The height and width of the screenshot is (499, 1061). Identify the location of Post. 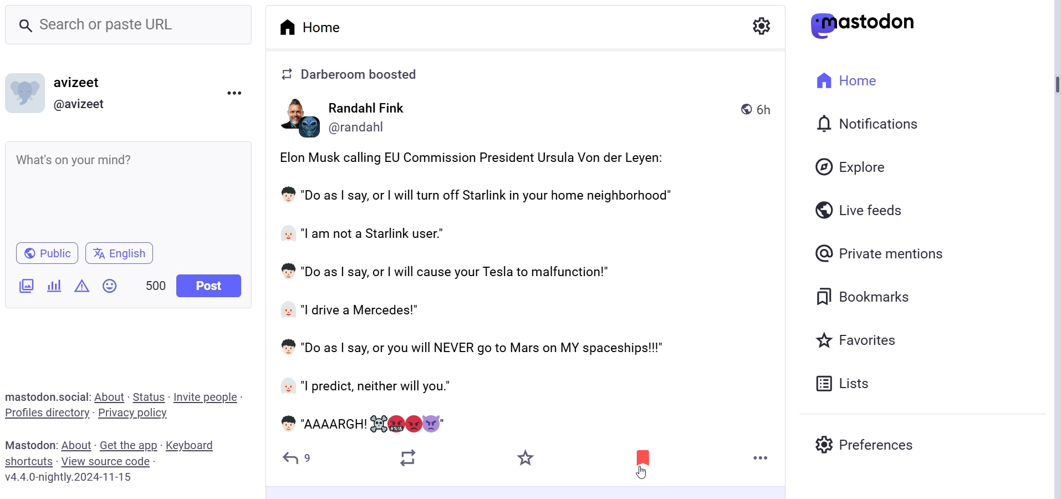
(210, 286).